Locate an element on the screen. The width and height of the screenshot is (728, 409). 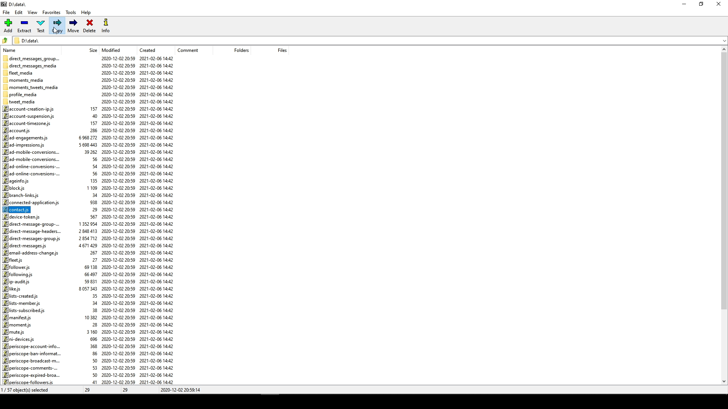
Copy is located at coordinates (57, 26).